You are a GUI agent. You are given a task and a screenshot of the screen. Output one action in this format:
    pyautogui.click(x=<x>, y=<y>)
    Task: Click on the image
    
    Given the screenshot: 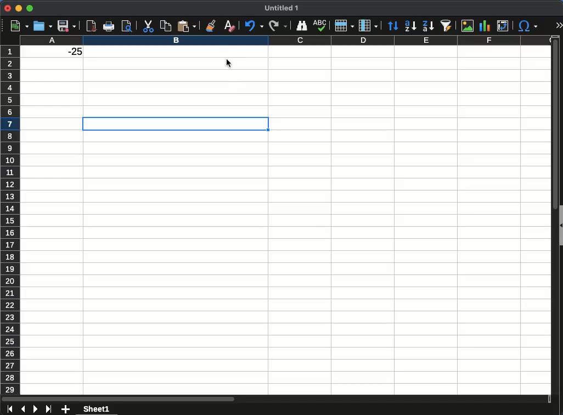 What is the action you would take?
    pyautogui.click(x=468, y=25)
    